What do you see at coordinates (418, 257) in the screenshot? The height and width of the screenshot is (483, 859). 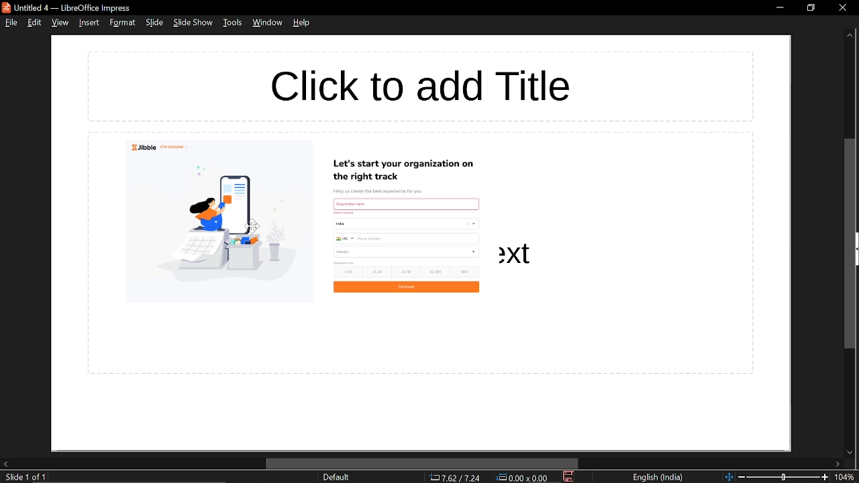 I see `Image` at bounding box center [418, 257].